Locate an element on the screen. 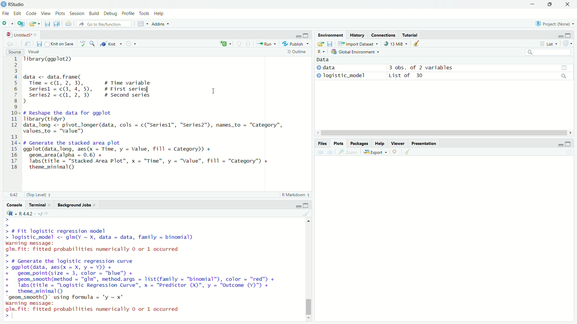 Image resolution: width=577 pixels, height=324 pixels. back is located at coordinates (10, 43).